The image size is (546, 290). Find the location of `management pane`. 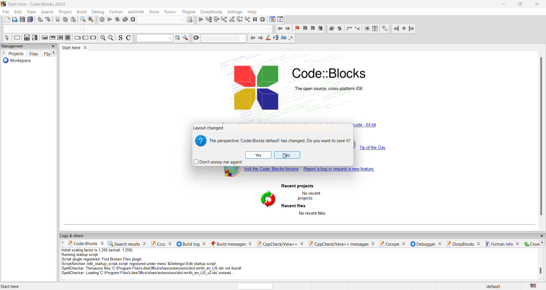

management pane is located at coordinates (30, 46).